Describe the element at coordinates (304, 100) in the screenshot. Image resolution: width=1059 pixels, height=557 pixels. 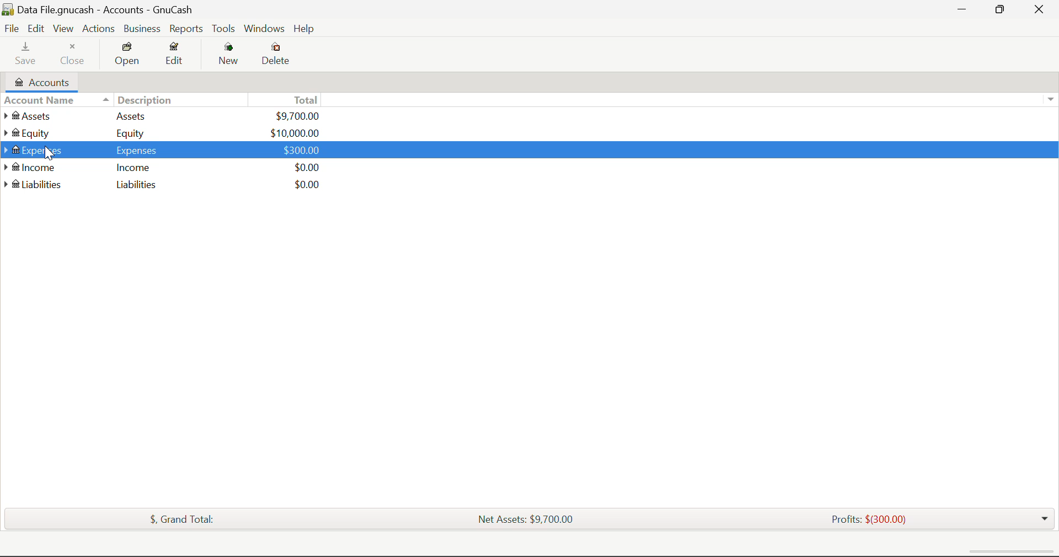
I see `Total` at that location.